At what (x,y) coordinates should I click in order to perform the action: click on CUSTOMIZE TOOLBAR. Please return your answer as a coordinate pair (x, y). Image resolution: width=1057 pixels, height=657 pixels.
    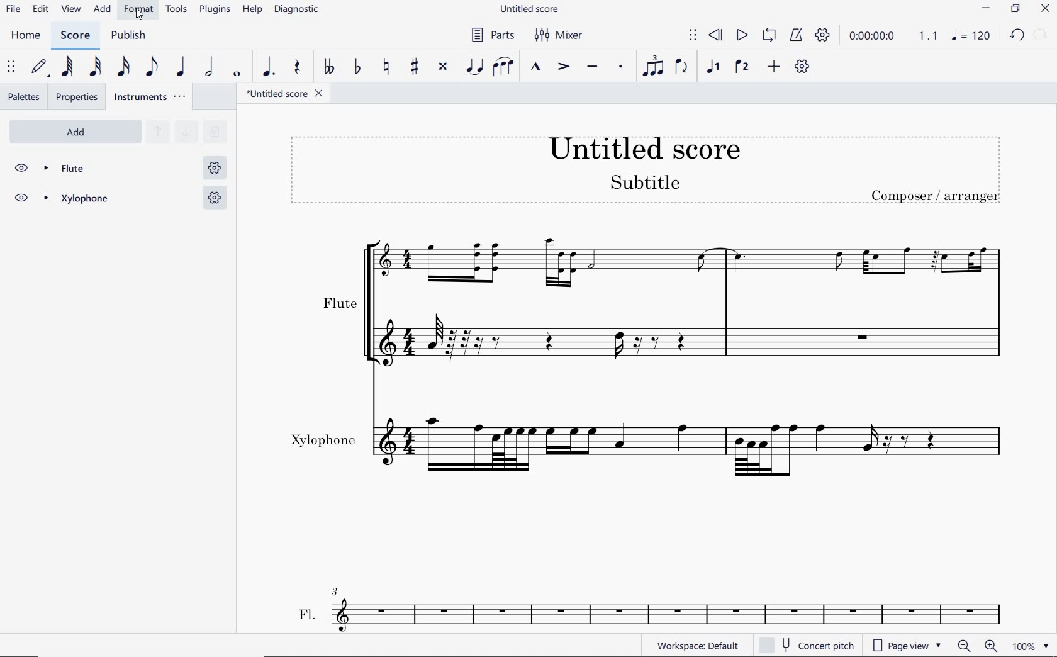
    Looking at the image, I should click on (802, 67).